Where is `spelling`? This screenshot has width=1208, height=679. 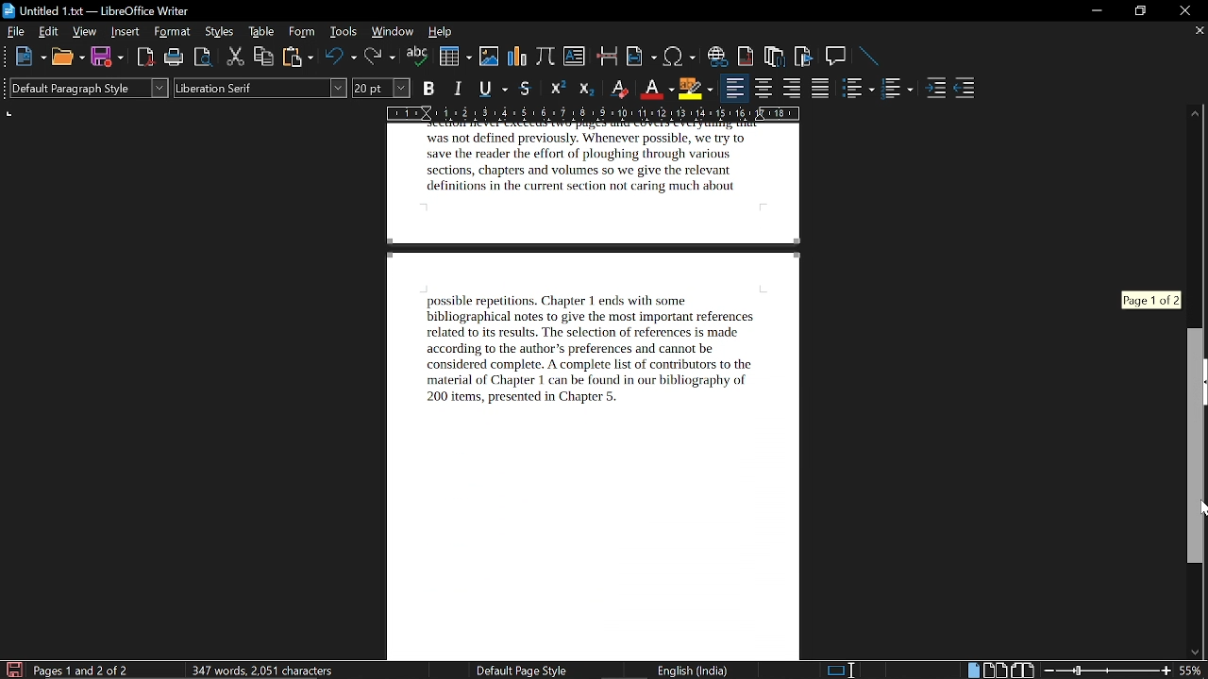
spelling is located at coordinates (418, 58).